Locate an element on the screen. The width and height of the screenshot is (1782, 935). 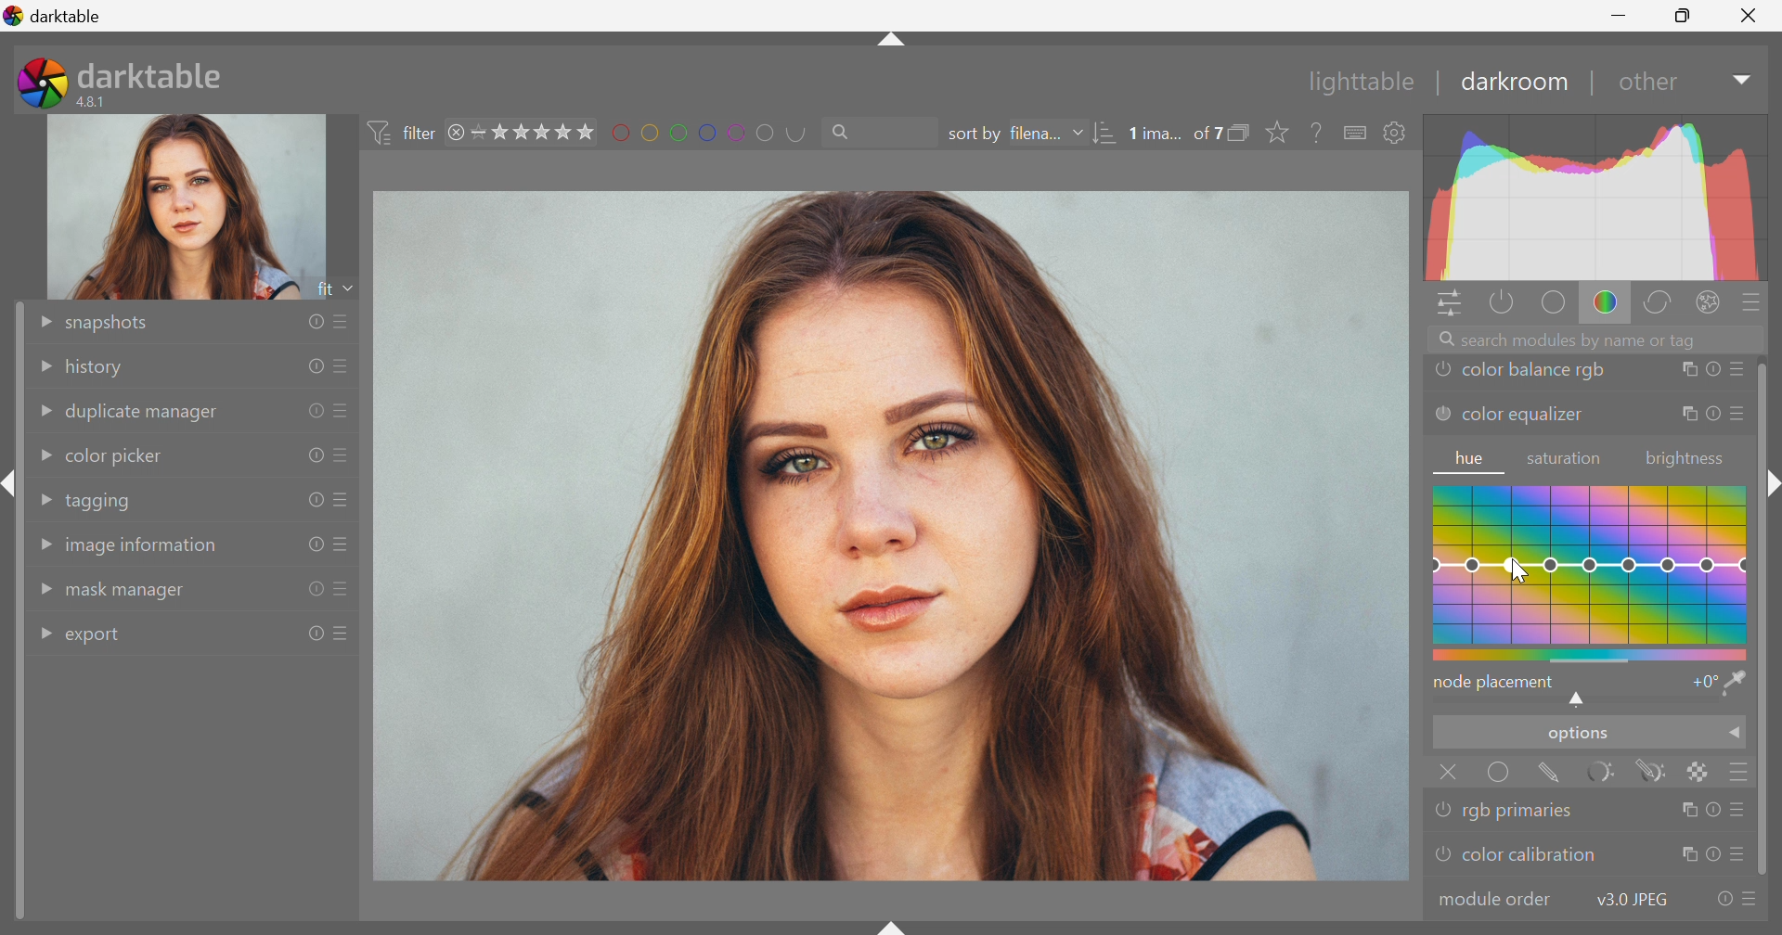
Drop Down is located at coordinates (43, 544).